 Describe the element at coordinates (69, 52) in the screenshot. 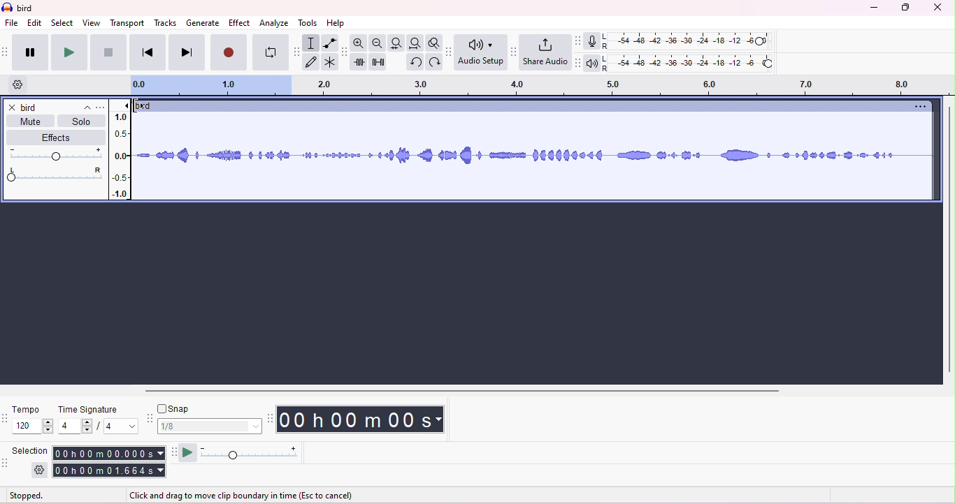

I see `play` at that location.